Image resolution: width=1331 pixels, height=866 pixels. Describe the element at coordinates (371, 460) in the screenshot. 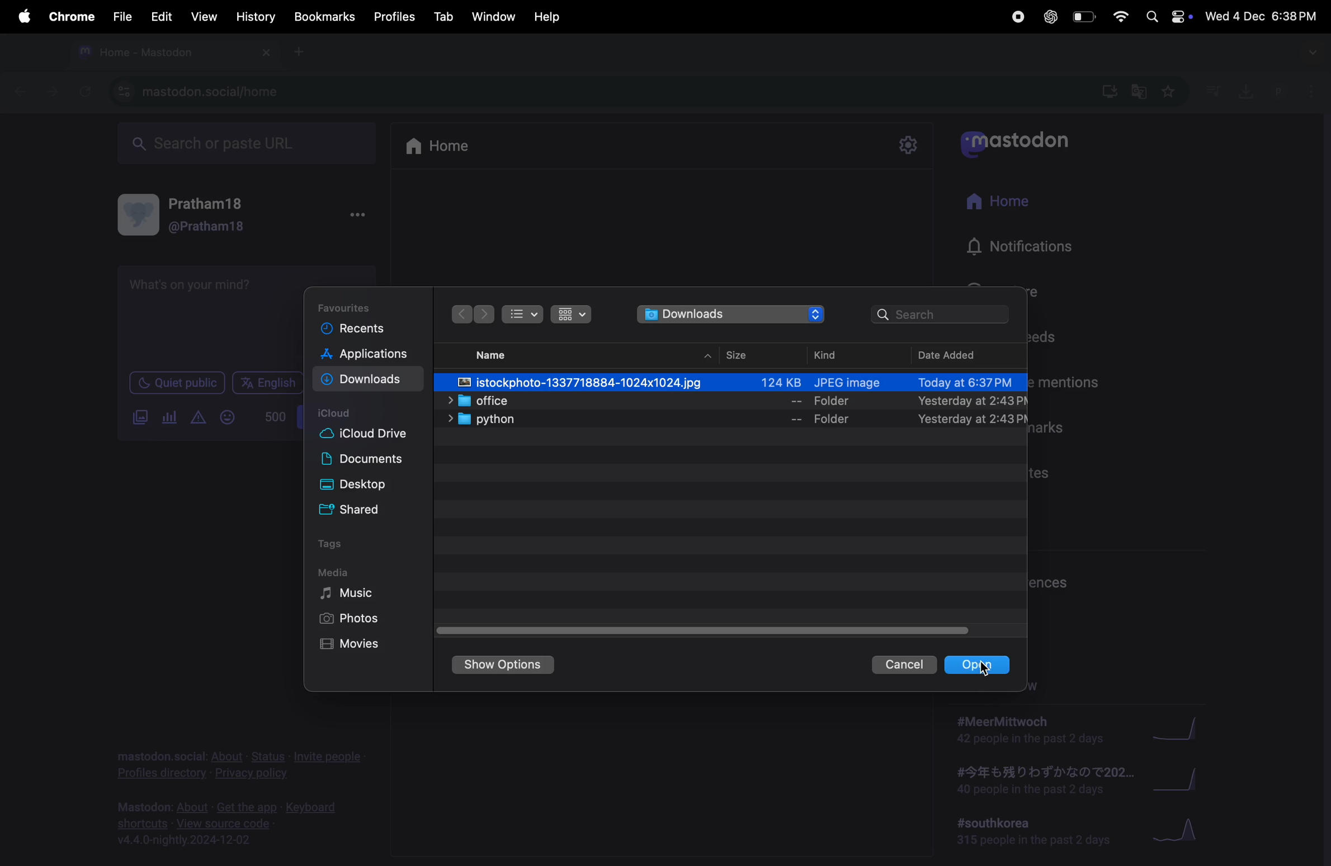

I see `documents` at that location.